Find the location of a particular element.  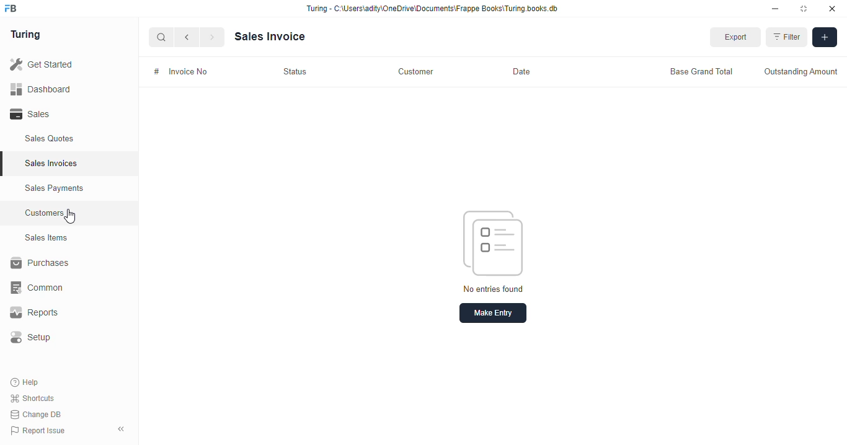

‘Common is located at coordinates (62, 288).